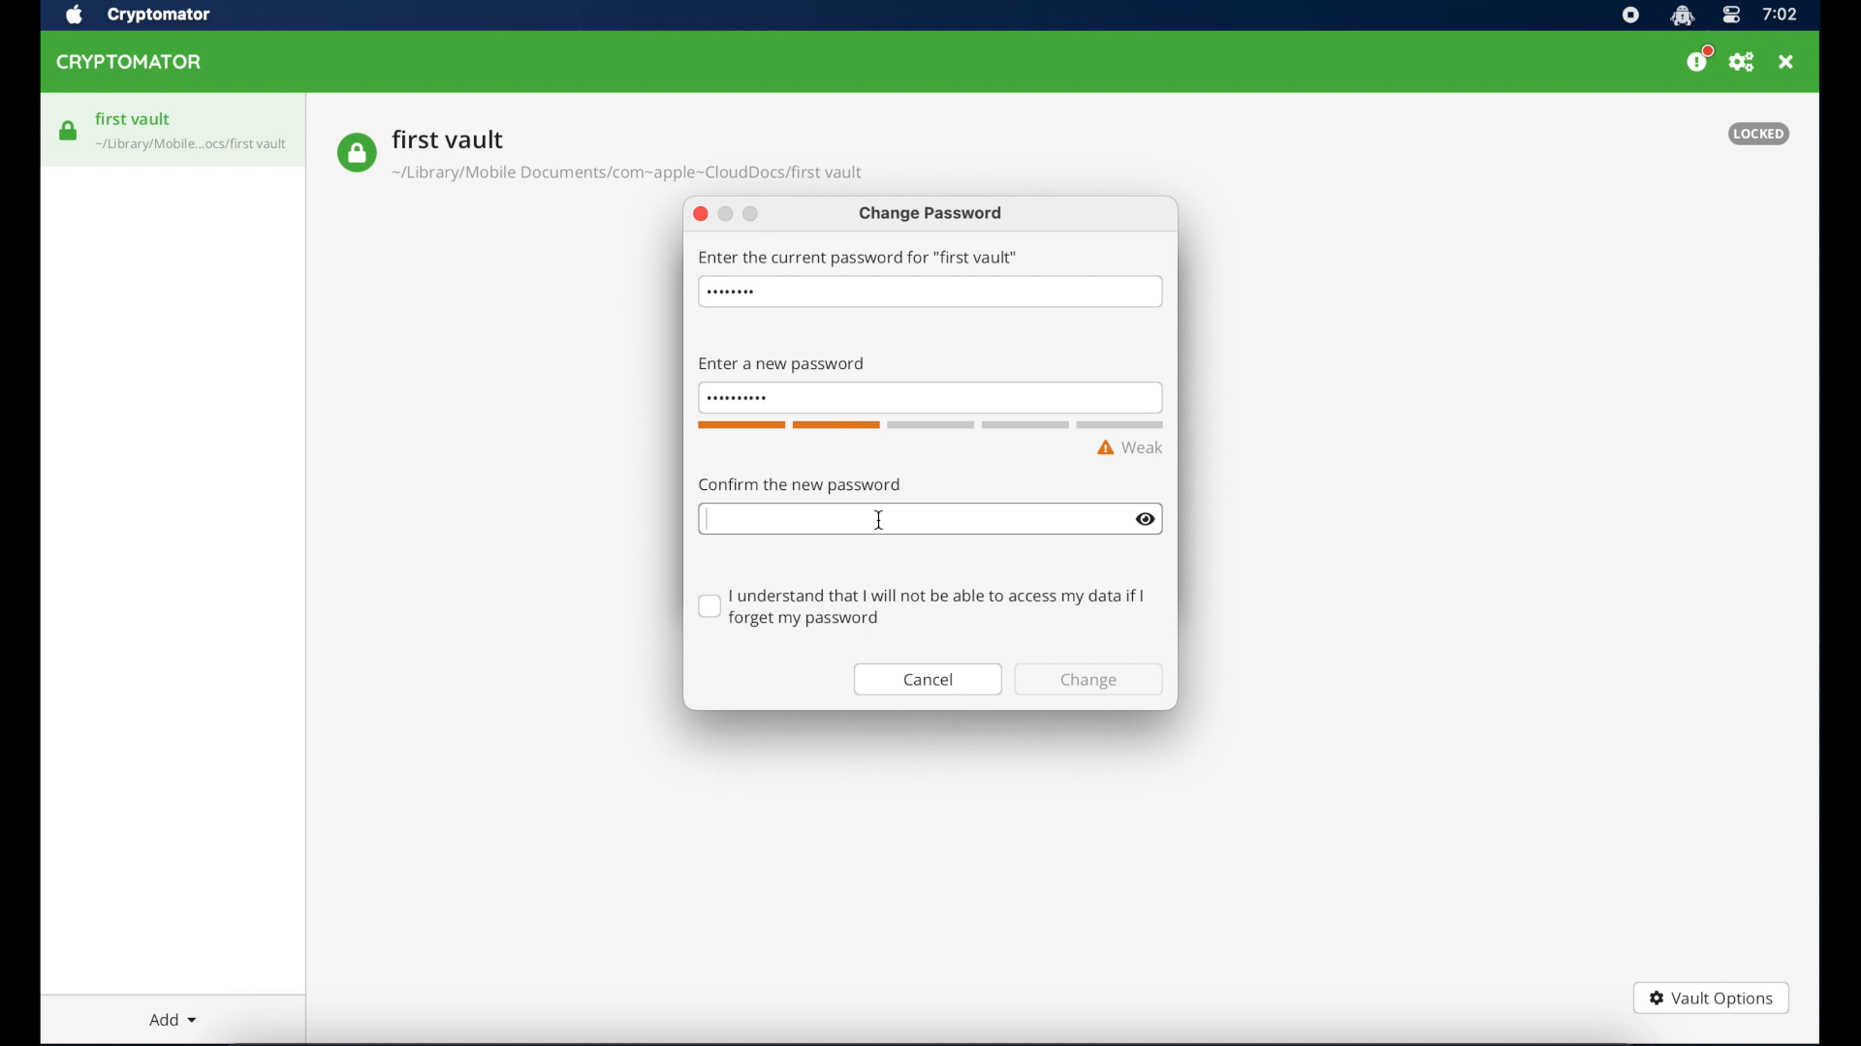  What do you see at coordinates (1682, 16) in the screenshot?
I see `cryptomator icon` at bounding box center [1682, 16].